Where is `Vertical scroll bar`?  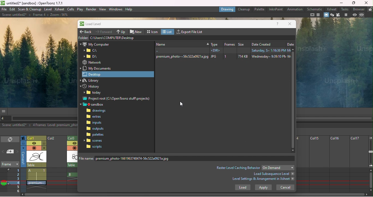 Vertical scroll bar is located at coordinates (371, 181).